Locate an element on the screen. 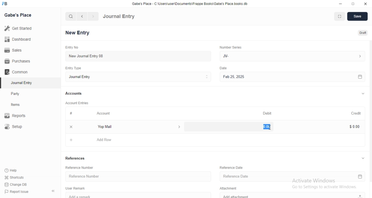 The height and width of the screenshot is (198, 372). Gabe's Place is located at coordinates (18, 15).